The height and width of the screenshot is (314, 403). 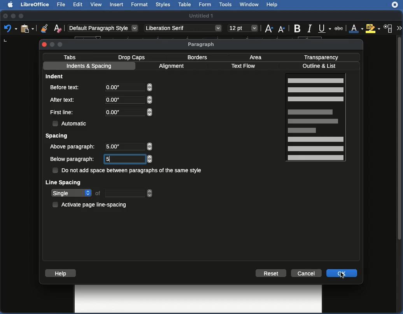 What do you see at coordinates (324, 28) in the screenshot?
I see `Underline` at bounding box center [324, 28].